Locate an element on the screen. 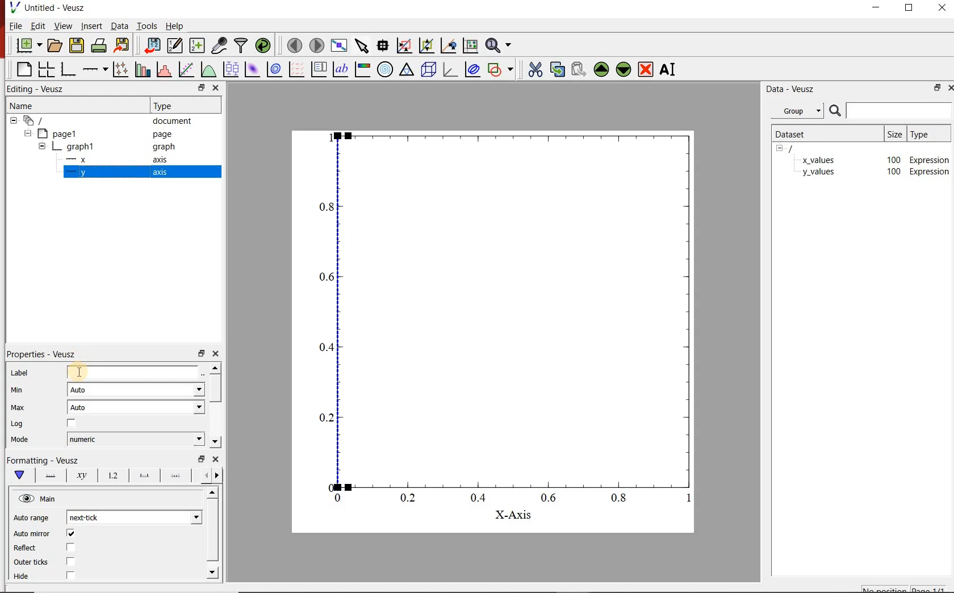  data is located at coordinates (119, 26).